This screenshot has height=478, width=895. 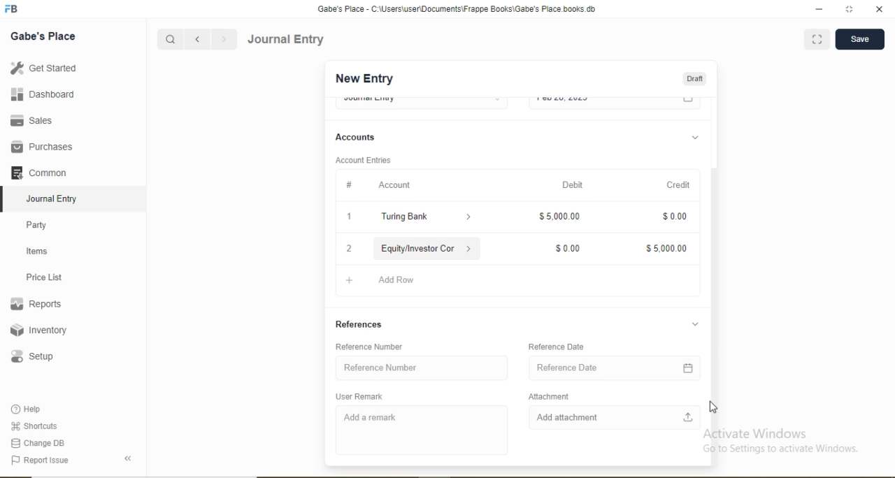 I want to click on close, so click(x=880, y=9).